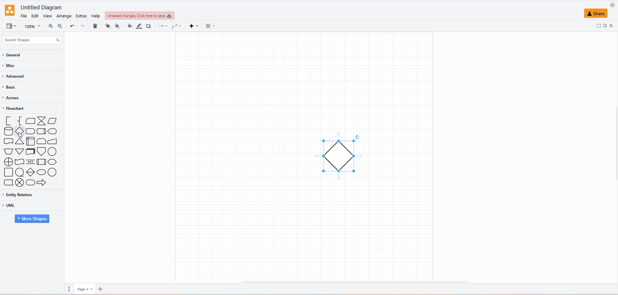 The height and width of the screenshot is (295, 618). What do you see at coordinates (15, 109) in the screenshot?
I see `FLOWCHART` at bounding box center [15, 109].